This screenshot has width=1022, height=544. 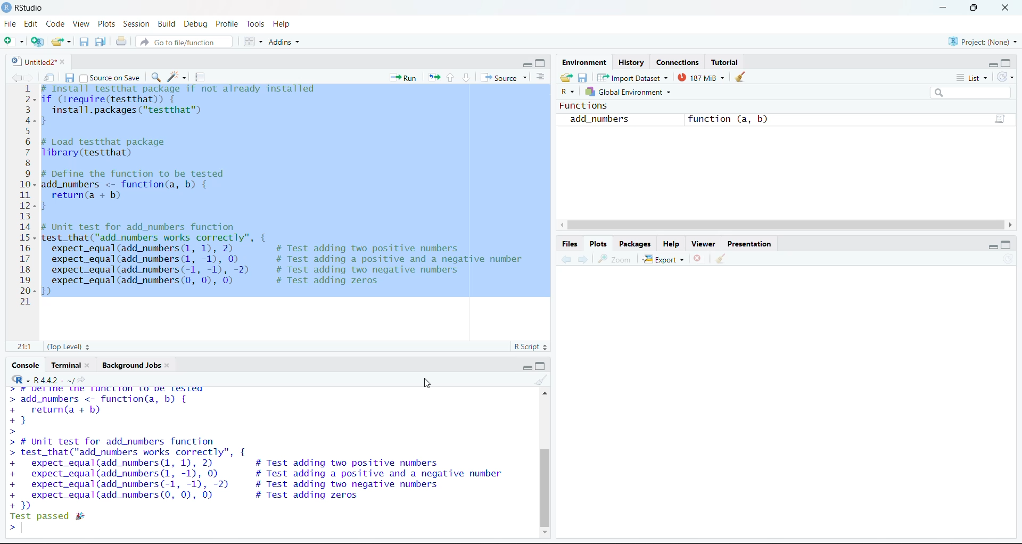 I want to click on File, so click(x=12, y=24).